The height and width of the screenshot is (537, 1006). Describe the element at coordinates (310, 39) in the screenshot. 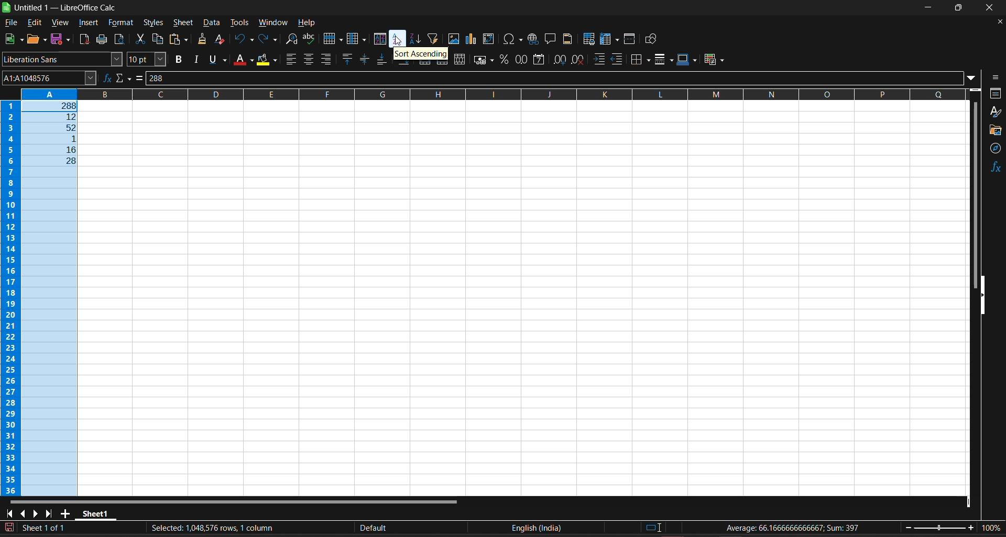

I see `spelling` at that location.